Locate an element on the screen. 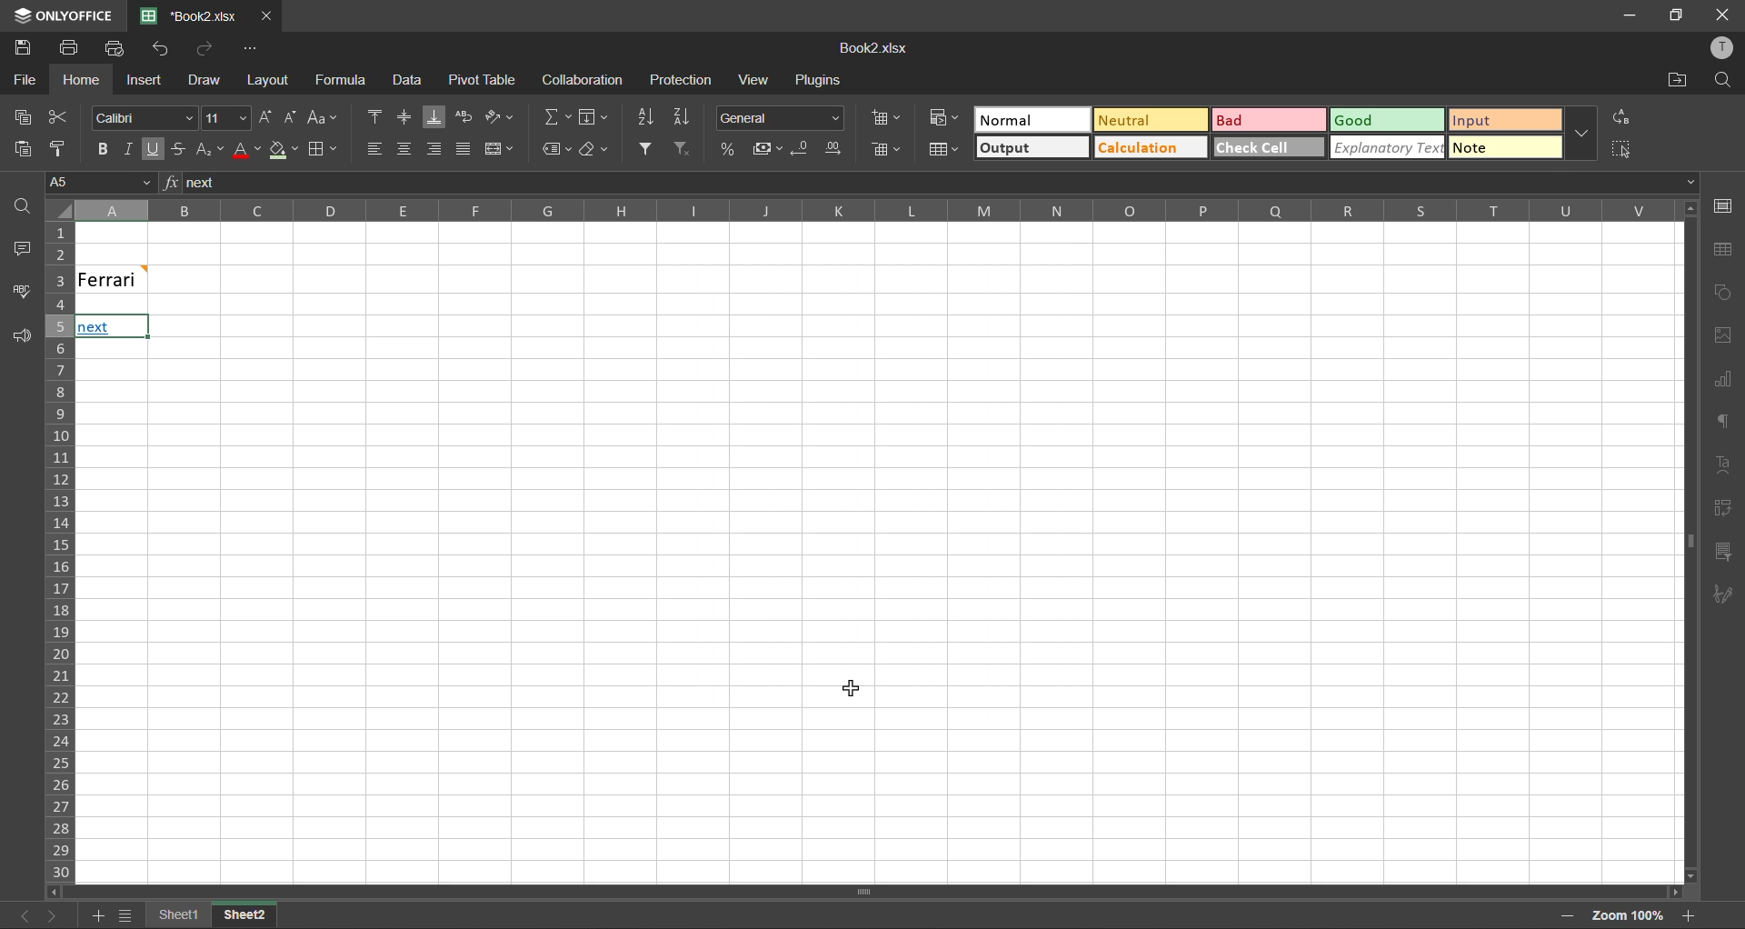 Image resolution: width=1745 pixels, height=929 pixels. underline is located at coordinates (152, 149).